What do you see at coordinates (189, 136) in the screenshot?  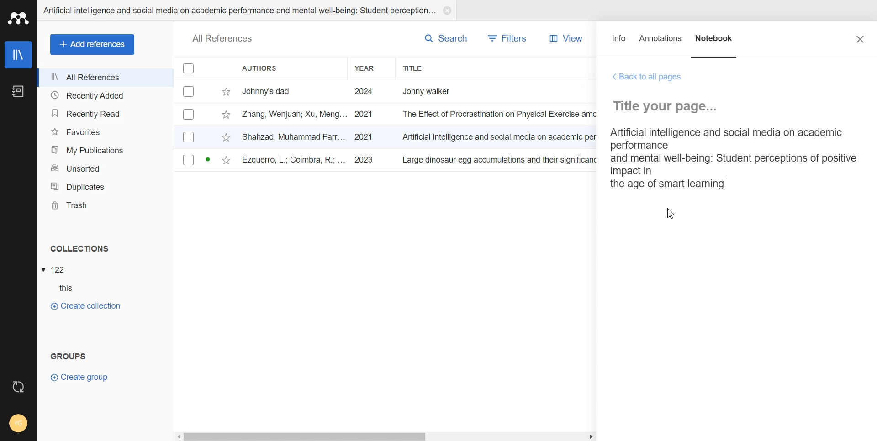 I see `Checkbox` at bounding box center [189, 136].